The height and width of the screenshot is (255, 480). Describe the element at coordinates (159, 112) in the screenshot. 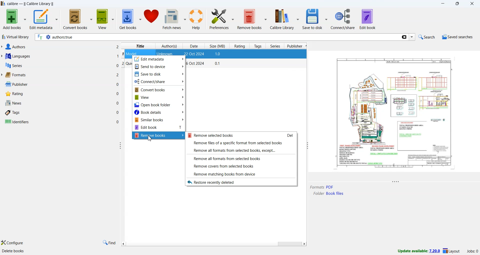

I see `Book details` at that location.